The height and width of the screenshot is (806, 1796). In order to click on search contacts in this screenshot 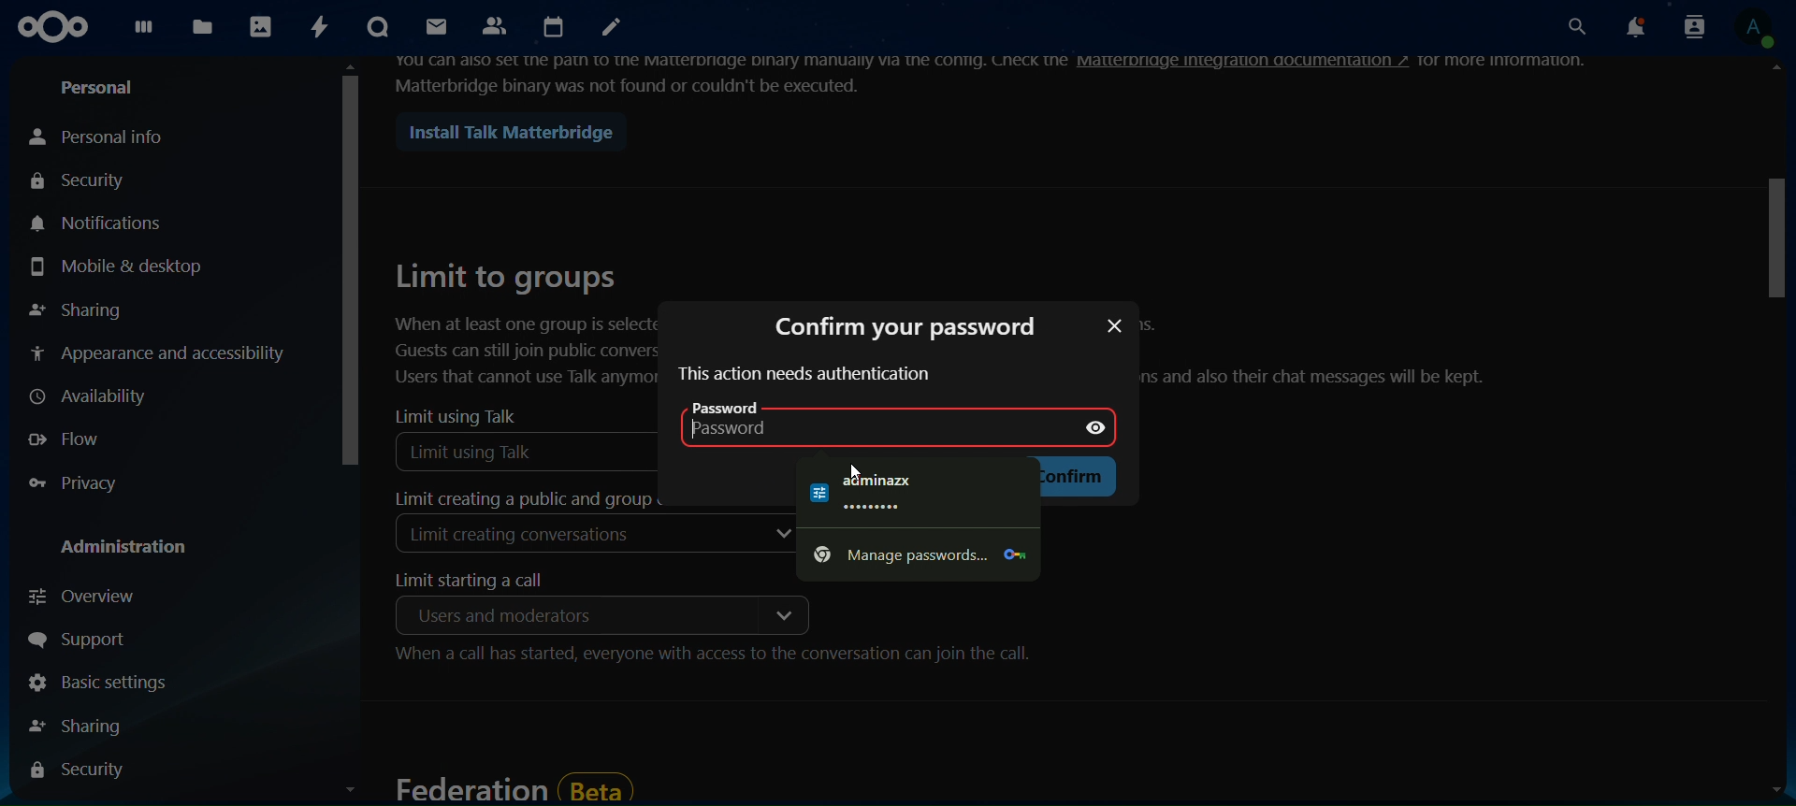, I will do `click(1688, 26)`.